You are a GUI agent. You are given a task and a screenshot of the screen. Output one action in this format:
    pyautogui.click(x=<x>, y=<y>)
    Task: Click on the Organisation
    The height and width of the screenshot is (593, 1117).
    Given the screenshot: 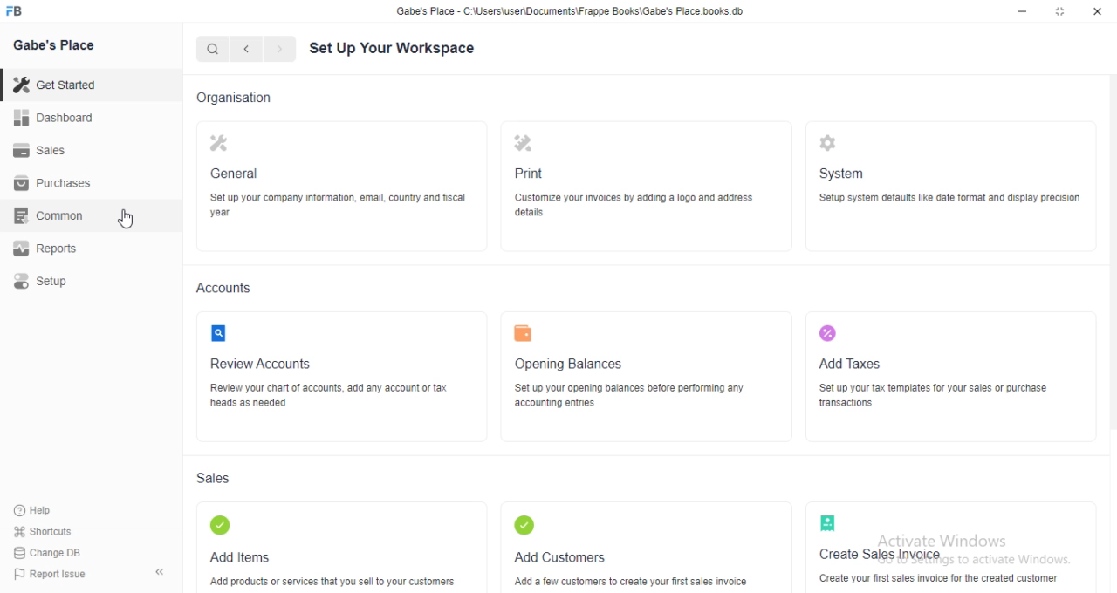 What is the action you would take?
    pyautogui.click(x=240, y=99)
    